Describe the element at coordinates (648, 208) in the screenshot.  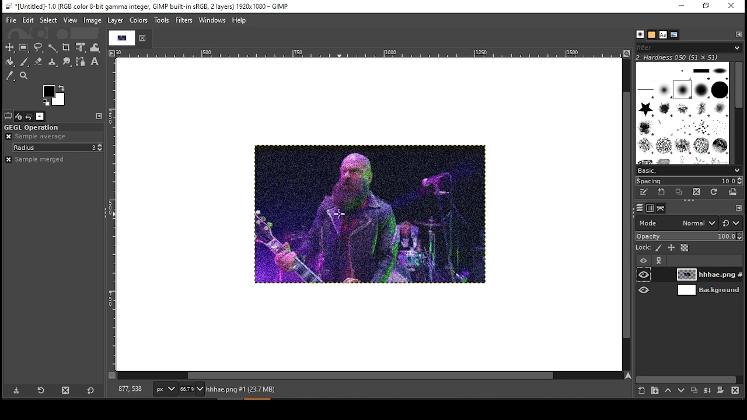
I see `channels` at that location.